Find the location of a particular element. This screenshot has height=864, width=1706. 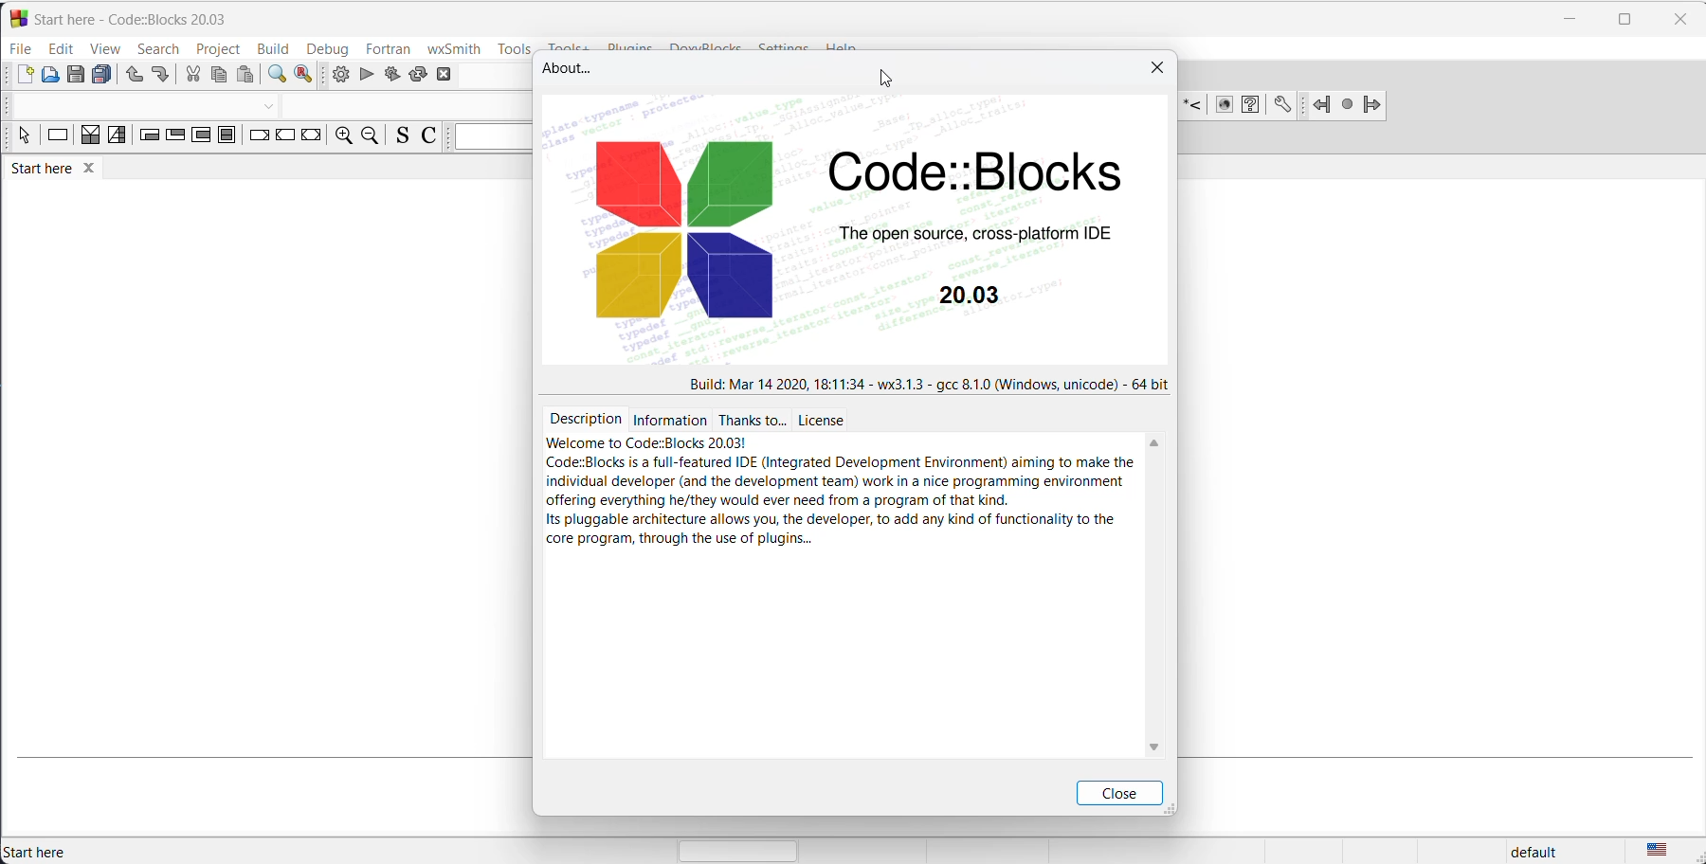

build and run is located at coordinates (391, 77).